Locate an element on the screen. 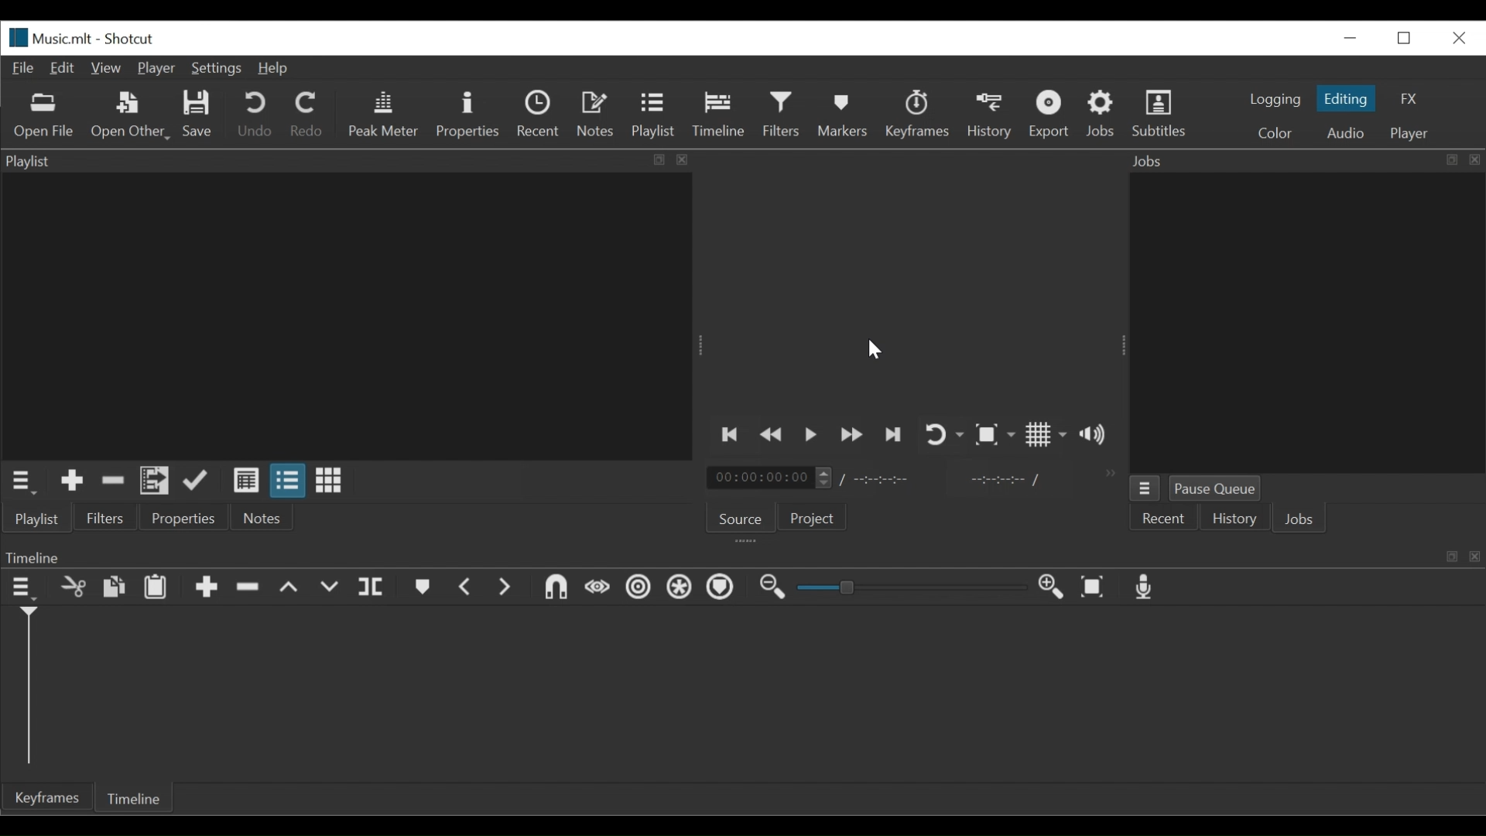  Toggle Zoom is located at coordinates (995, 434).